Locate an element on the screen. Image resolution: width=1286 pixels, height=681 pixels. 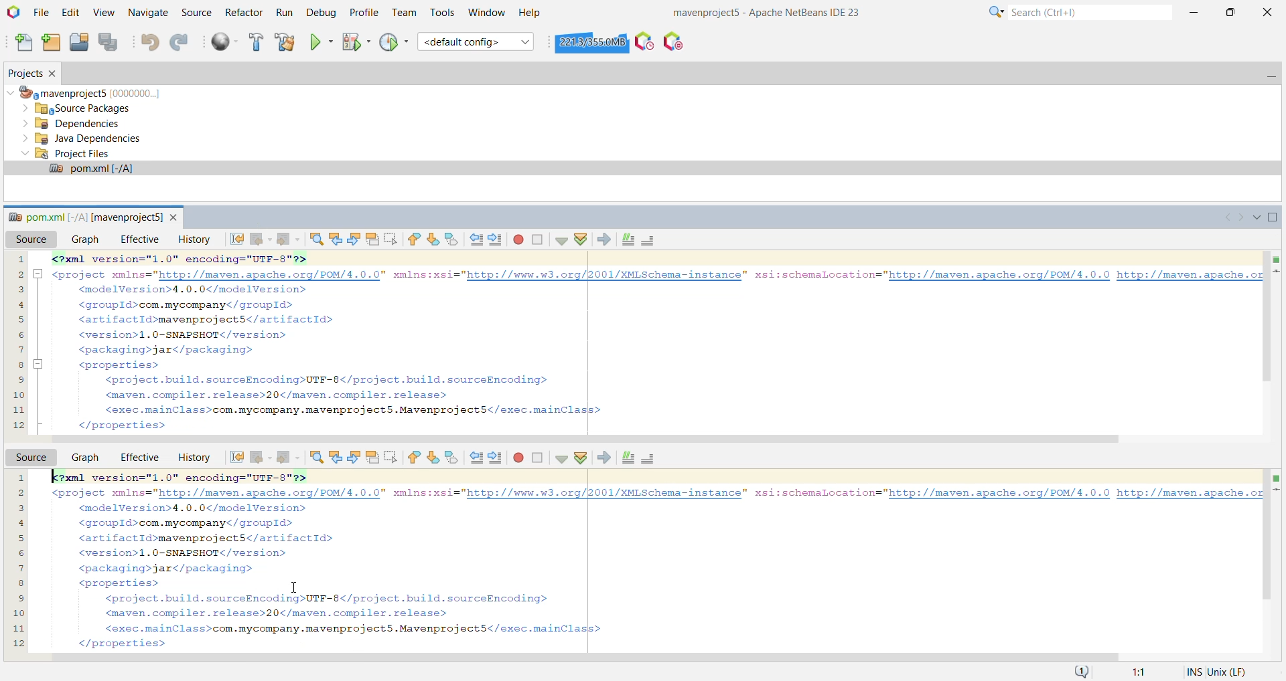
11 is located at coordinates (19, 408).